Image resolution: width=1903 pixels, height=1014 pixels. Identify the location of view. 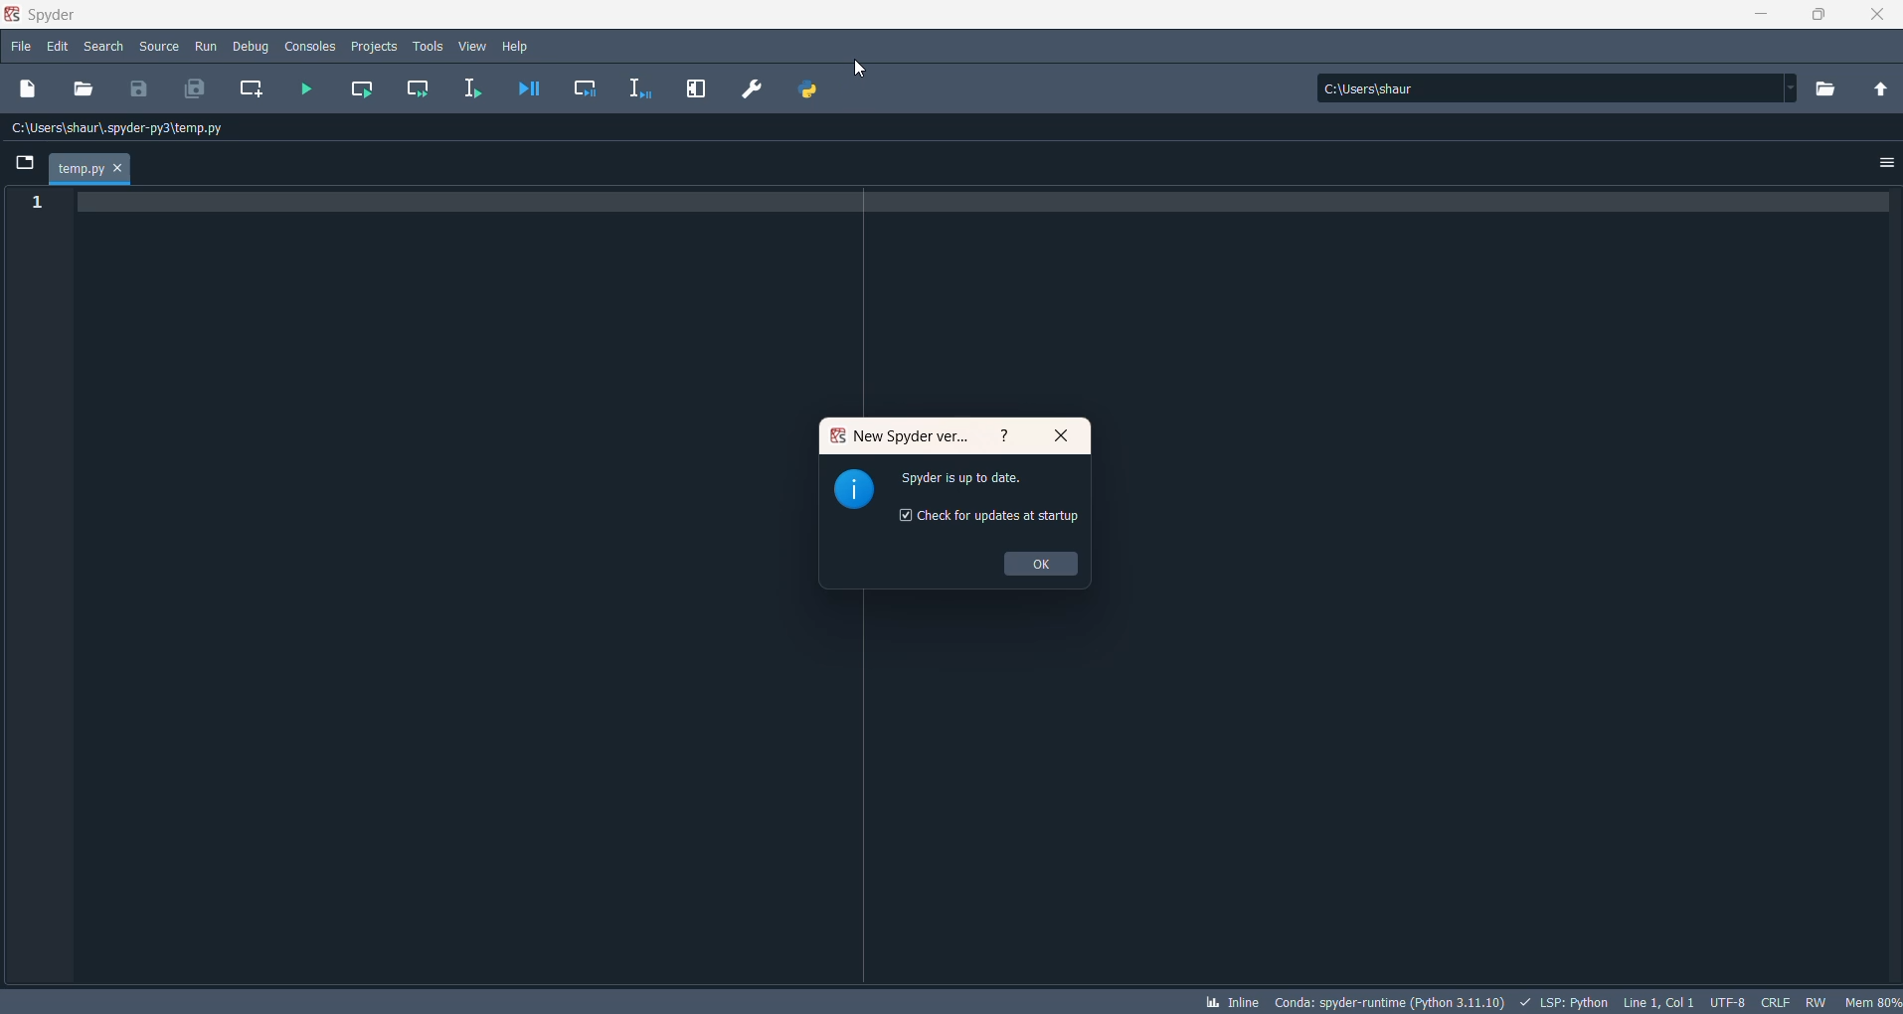
(474, 47).